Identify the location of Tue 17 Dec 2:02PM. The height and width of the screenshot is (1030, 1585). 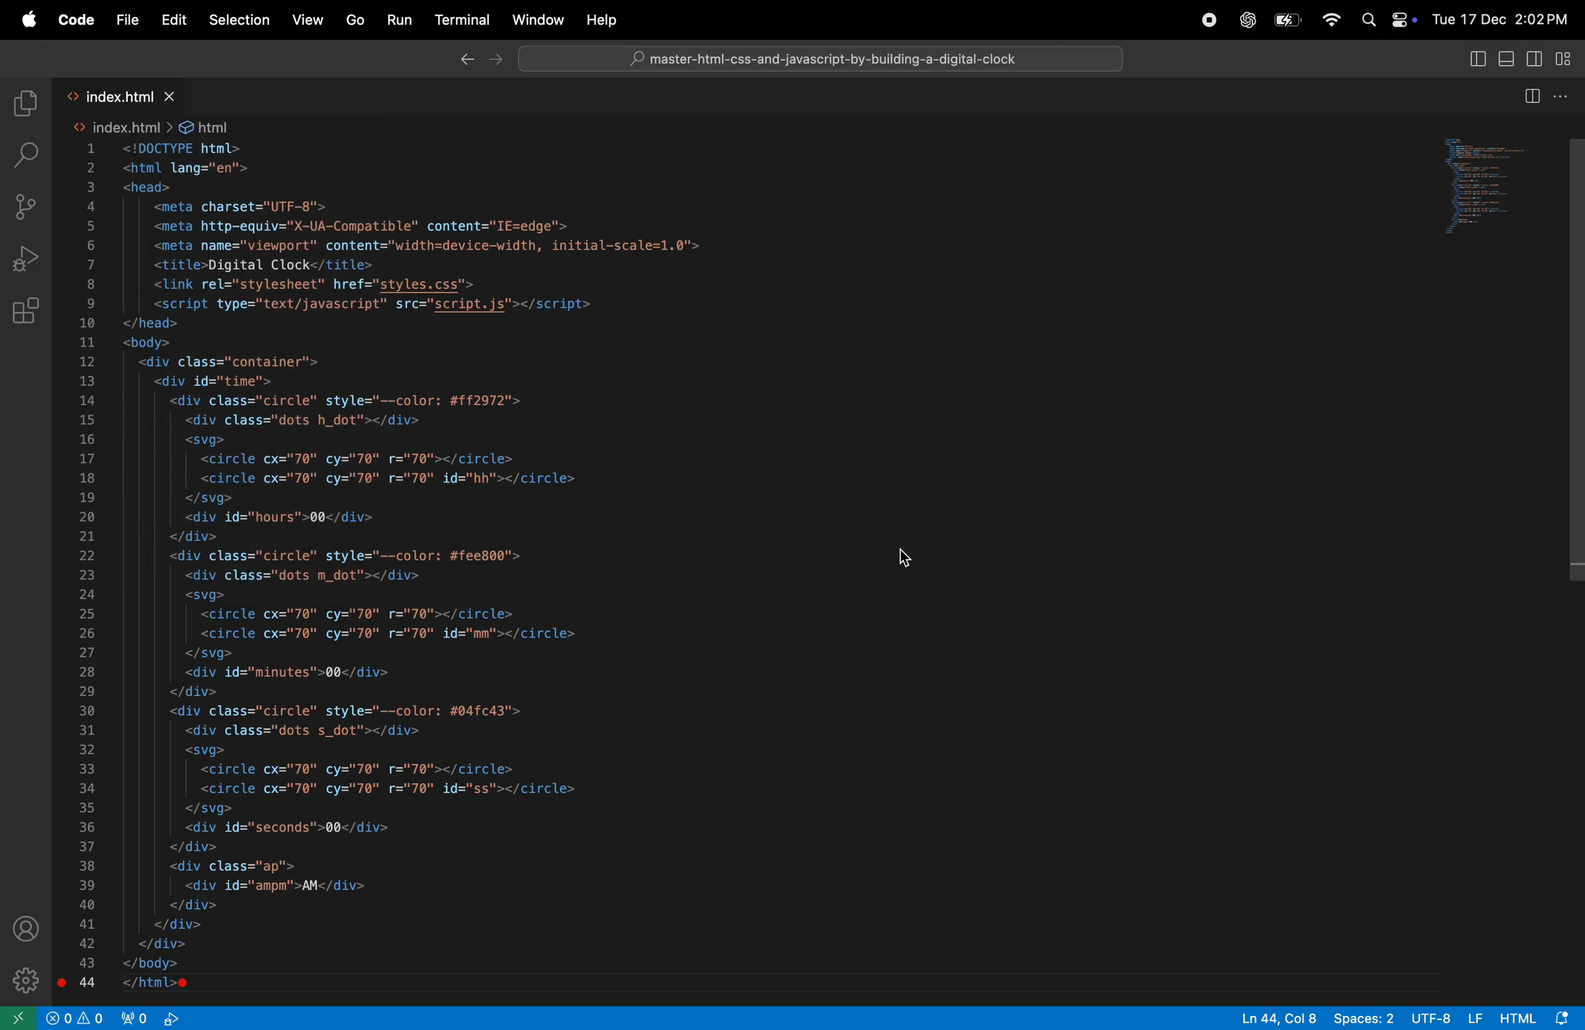
(1501, 21).